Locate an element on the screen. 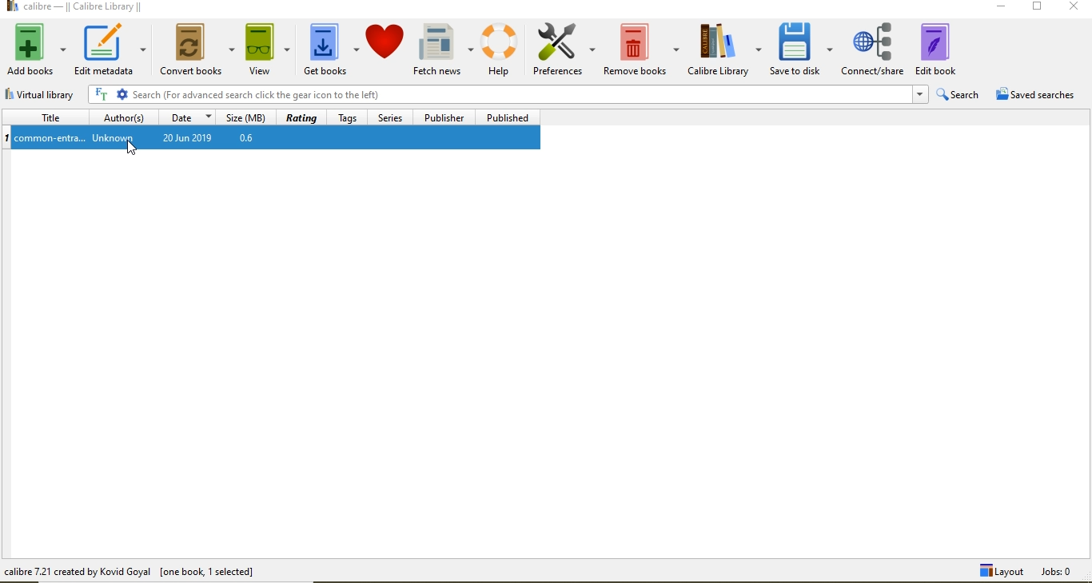  0.6 is located at coordinates (254, 139).